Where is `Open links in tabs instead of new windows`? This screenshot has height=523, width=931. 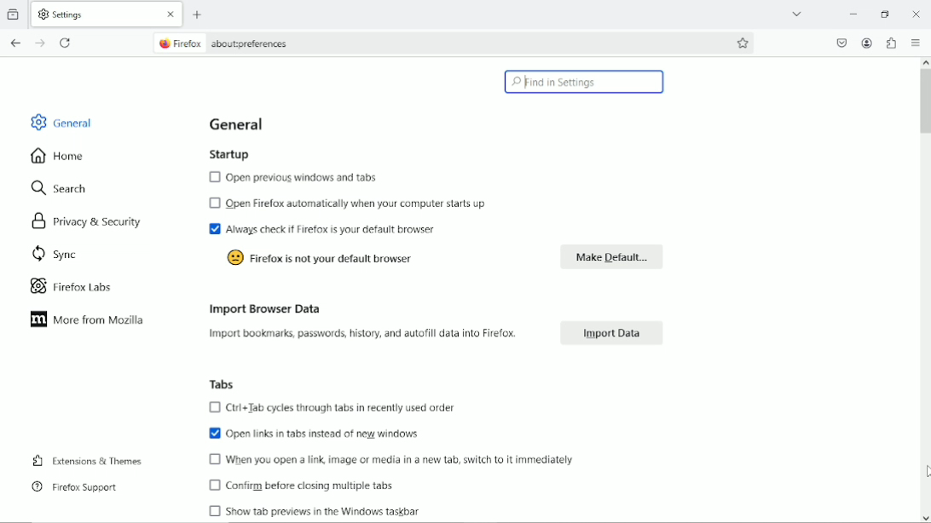
Open links in tabs instead of new windows is located at coordinates (317, 434).